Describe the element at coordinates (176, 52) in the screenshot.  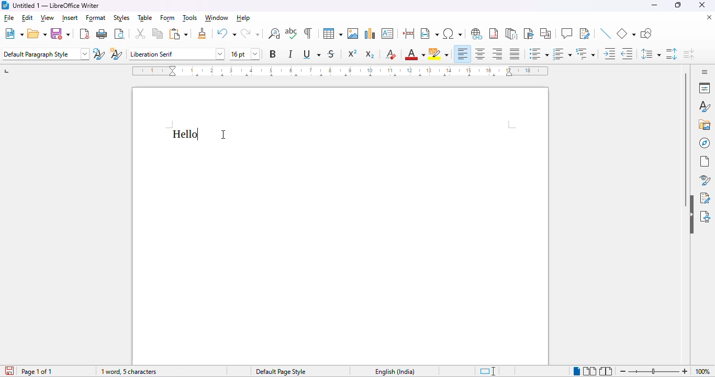
I see `Liberation Serif` at that location.